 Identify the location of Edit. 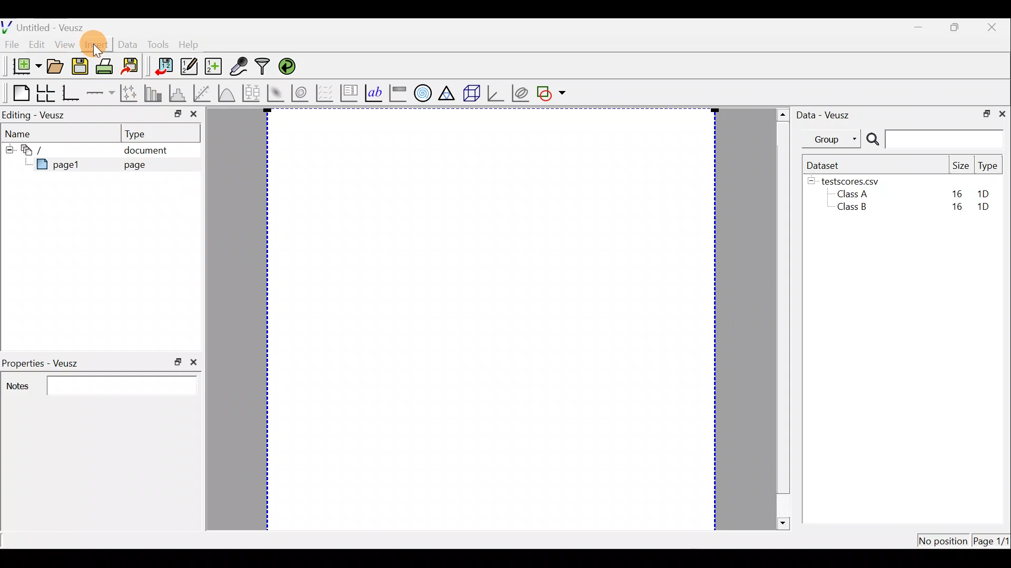
(39, 45).